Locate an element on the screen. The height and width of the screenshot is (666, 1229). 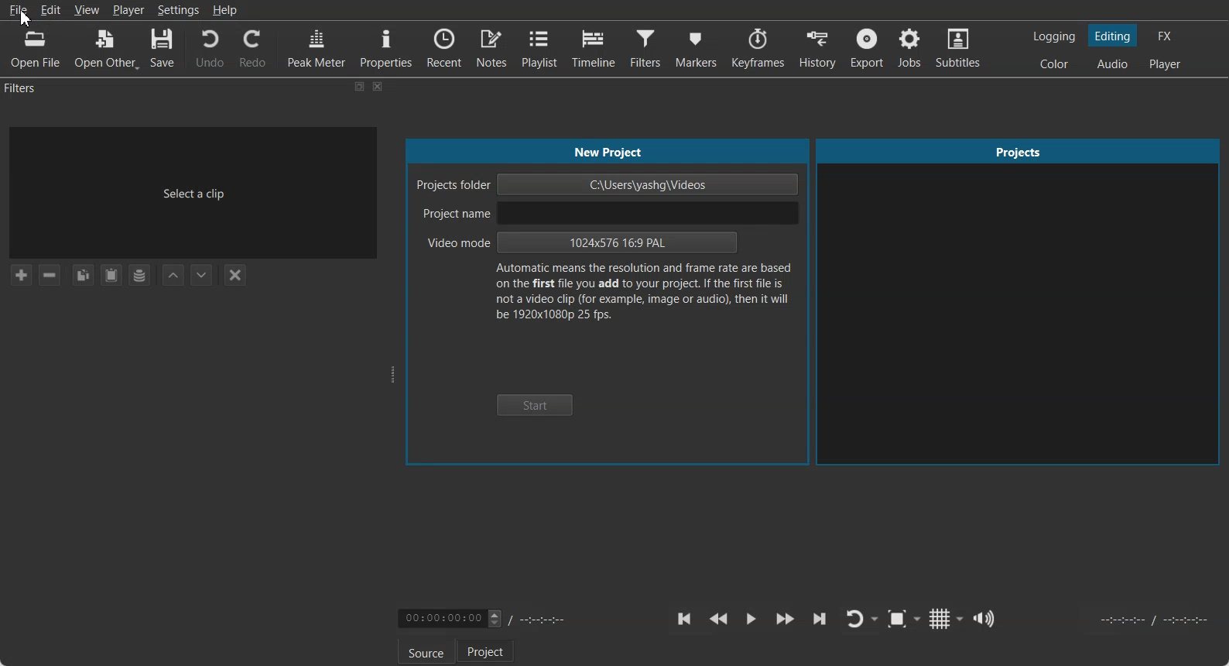
View is located at coordinates (86, 9).